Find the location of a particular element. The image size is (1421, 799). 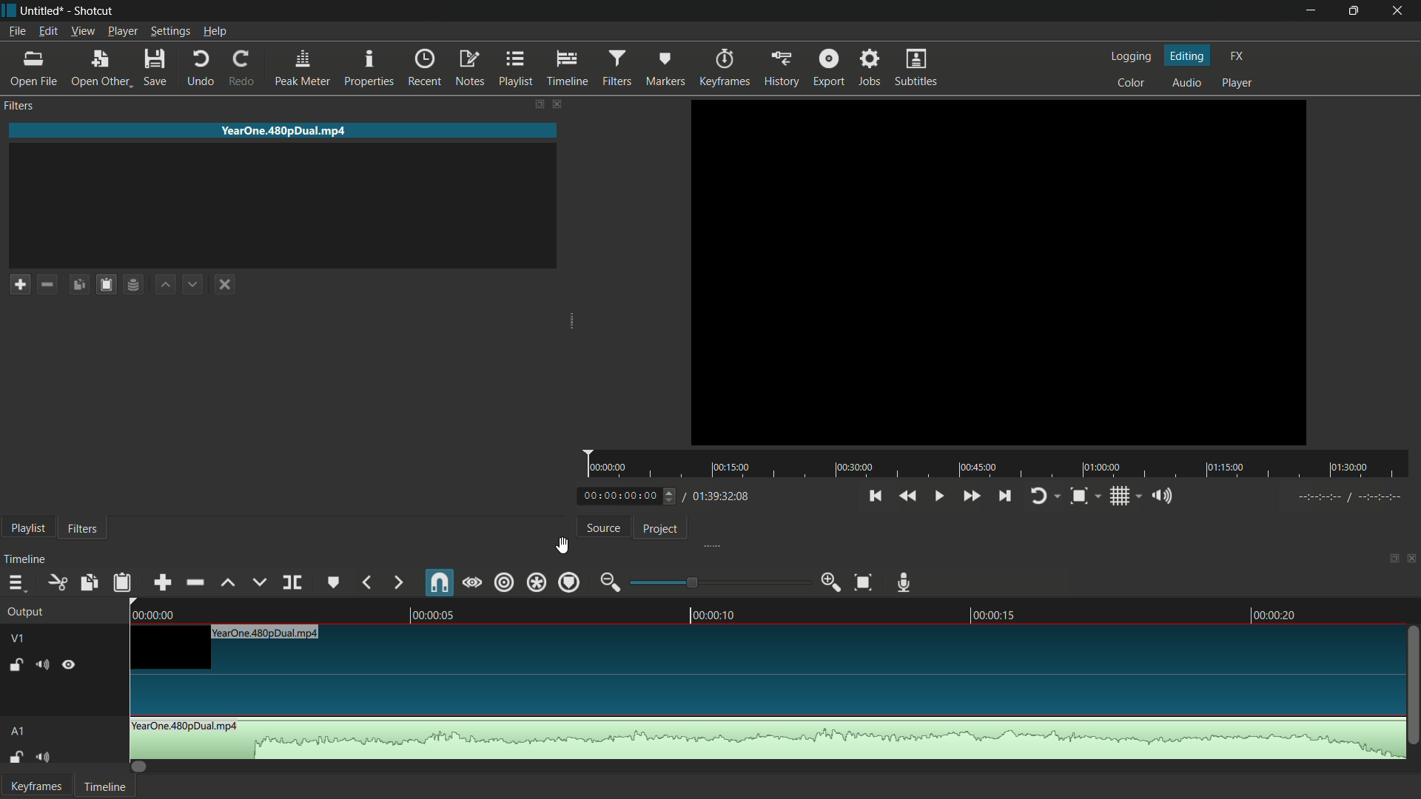

help menu is located at coordinates (217, 30).